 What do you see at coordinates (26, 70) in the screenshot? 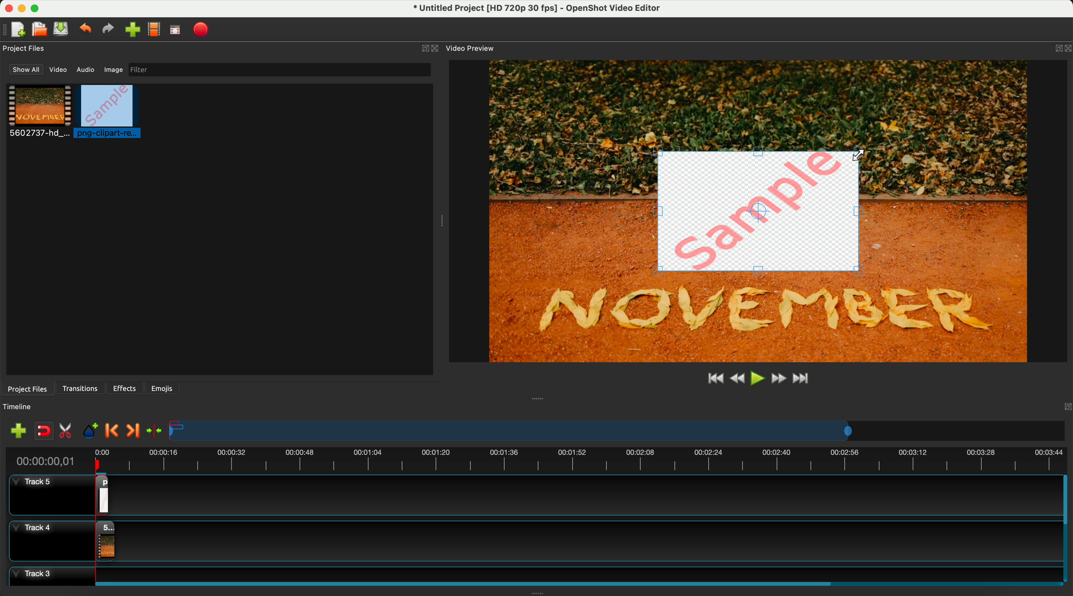
I see `show all` at bounding box center [26, 70].